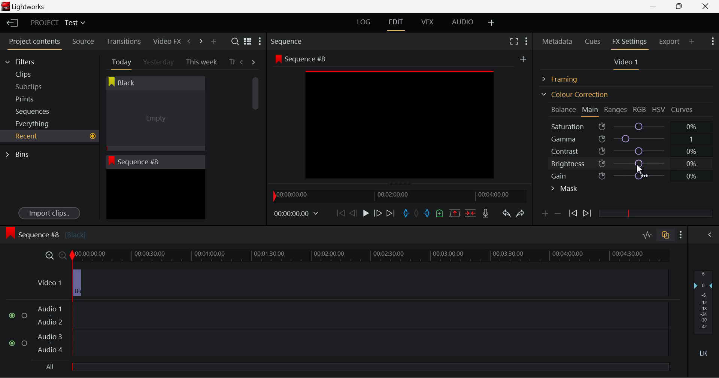  Describe the element at coordinates (398, 196) in the screenshot. I see `Project Timeline Navigator` at that location.